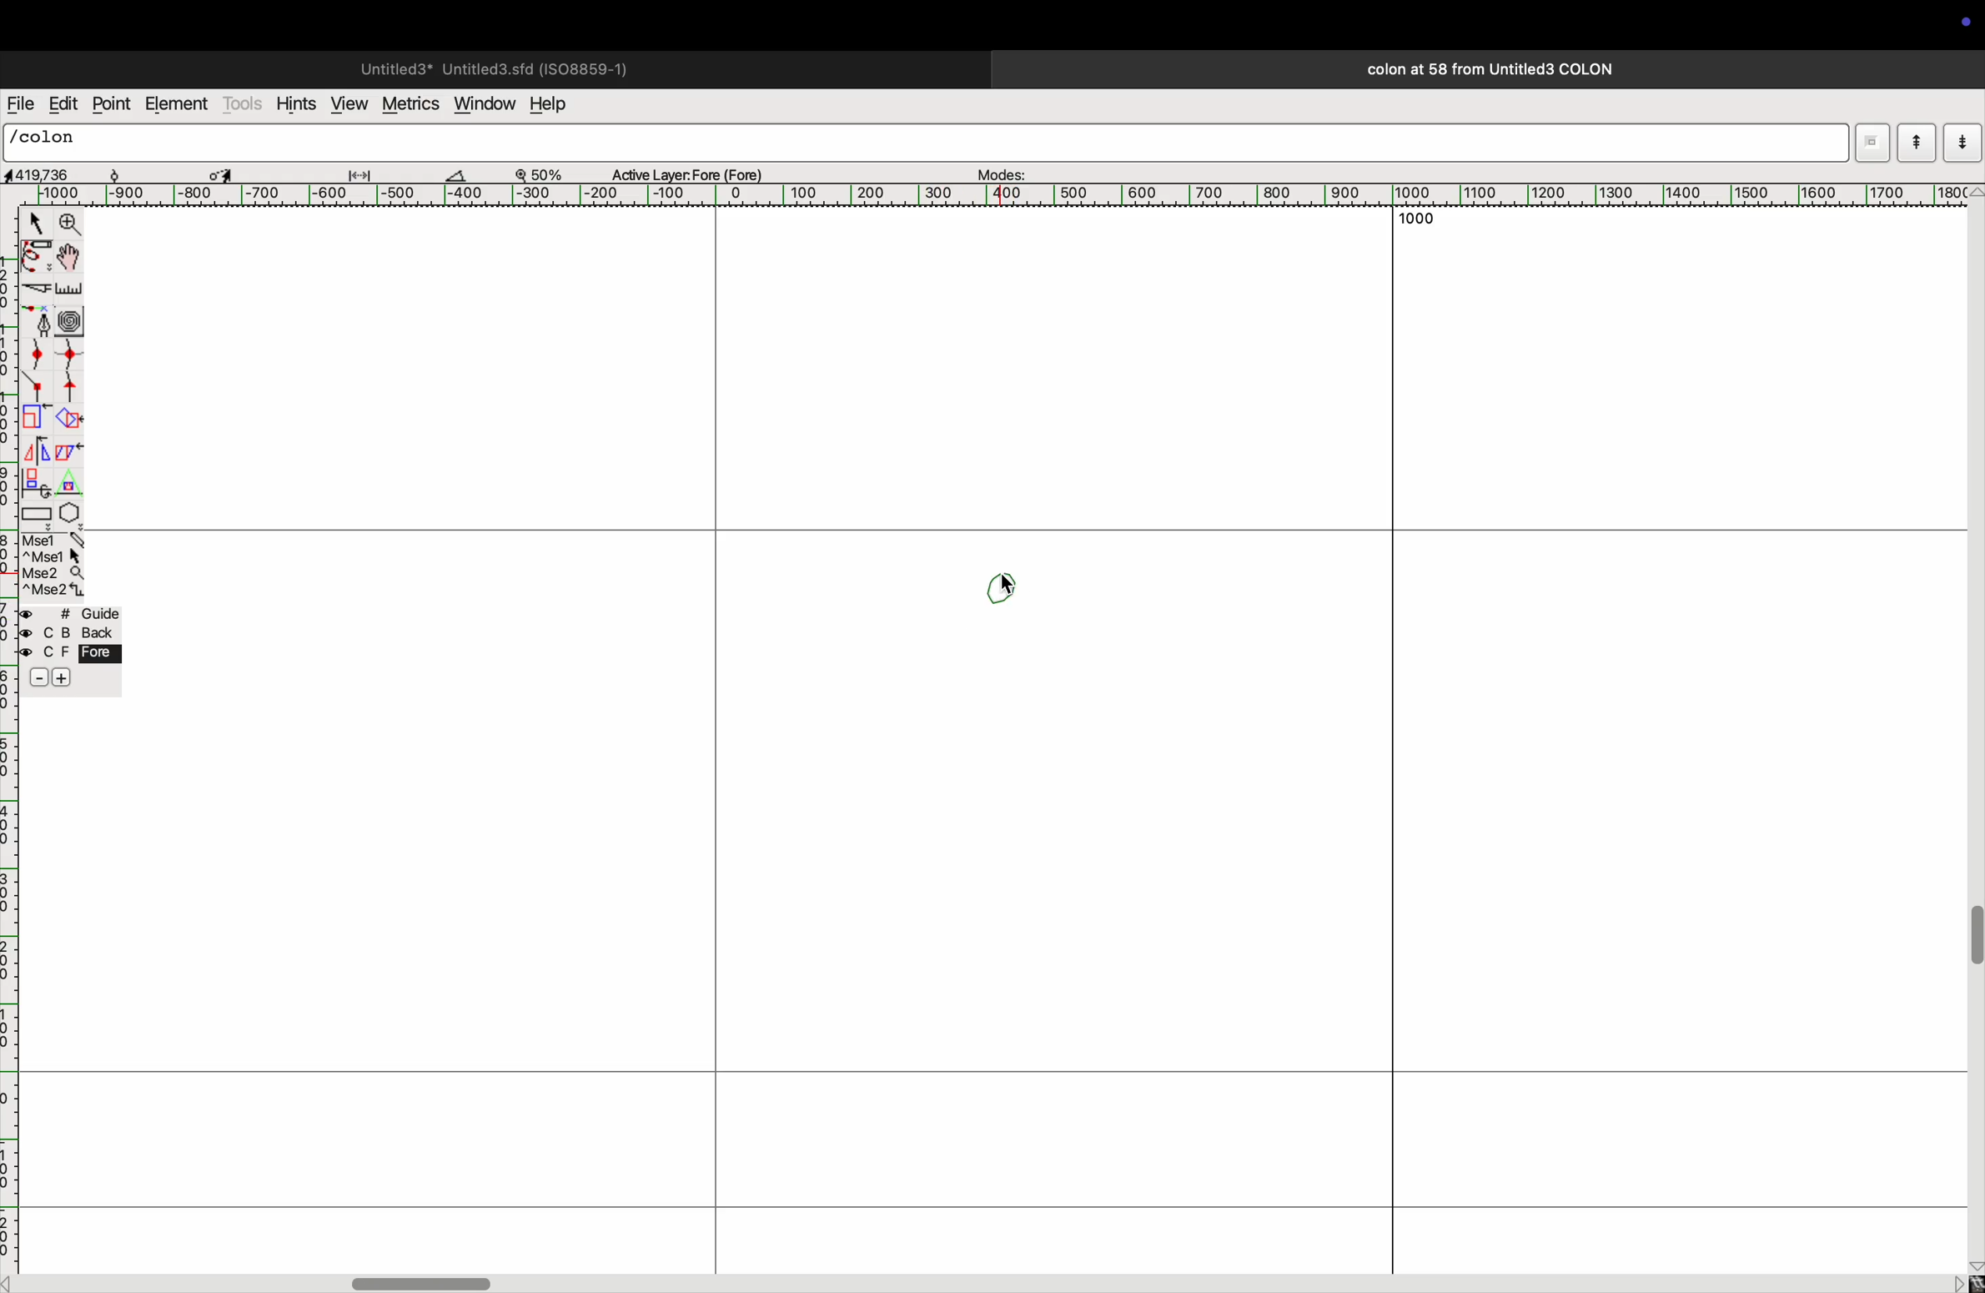  Describe the element at coordinates (70, 500) in the screenshot. I see `pentagon` at that location.